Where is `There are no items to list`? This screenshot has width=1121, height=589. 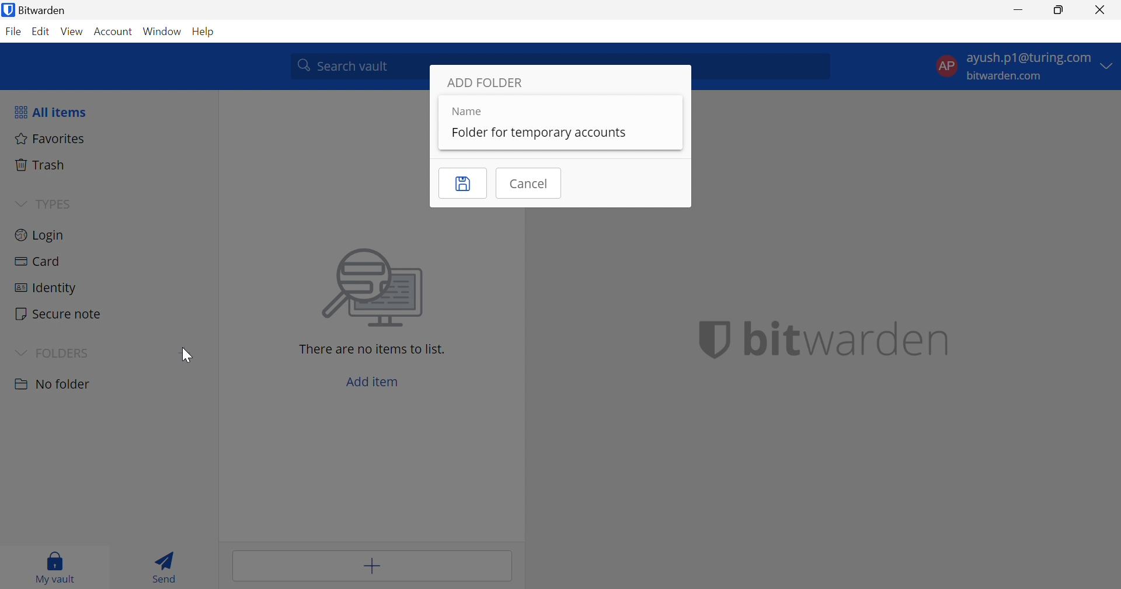 There are no items to list is located at coordinates (372, 349).